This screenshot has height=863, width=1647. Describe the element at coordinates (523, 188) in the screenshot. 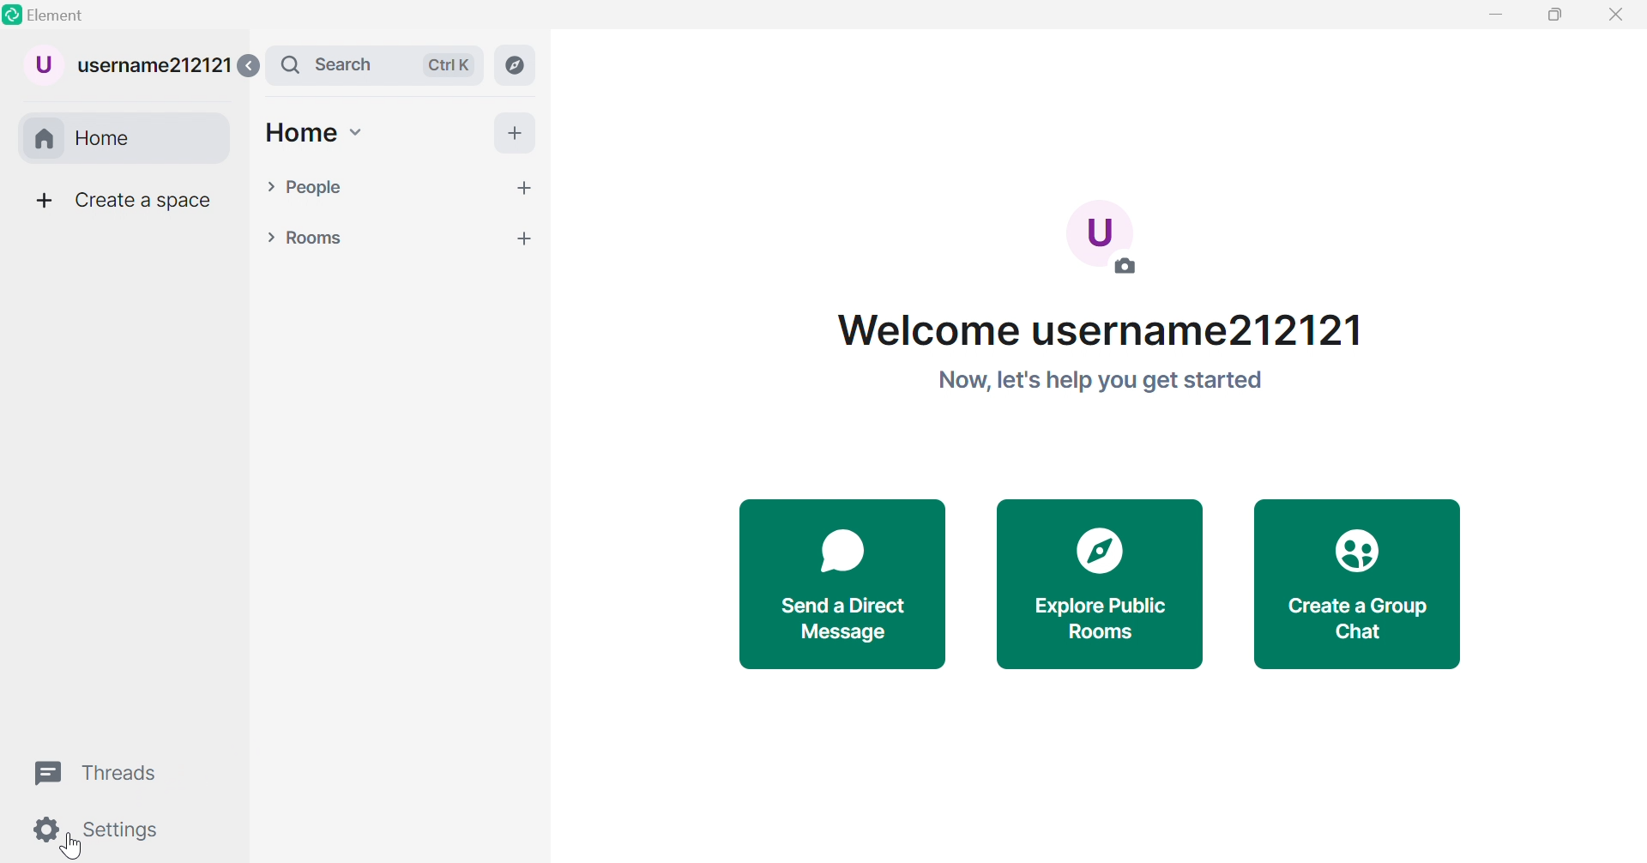

I see `more` at that location.